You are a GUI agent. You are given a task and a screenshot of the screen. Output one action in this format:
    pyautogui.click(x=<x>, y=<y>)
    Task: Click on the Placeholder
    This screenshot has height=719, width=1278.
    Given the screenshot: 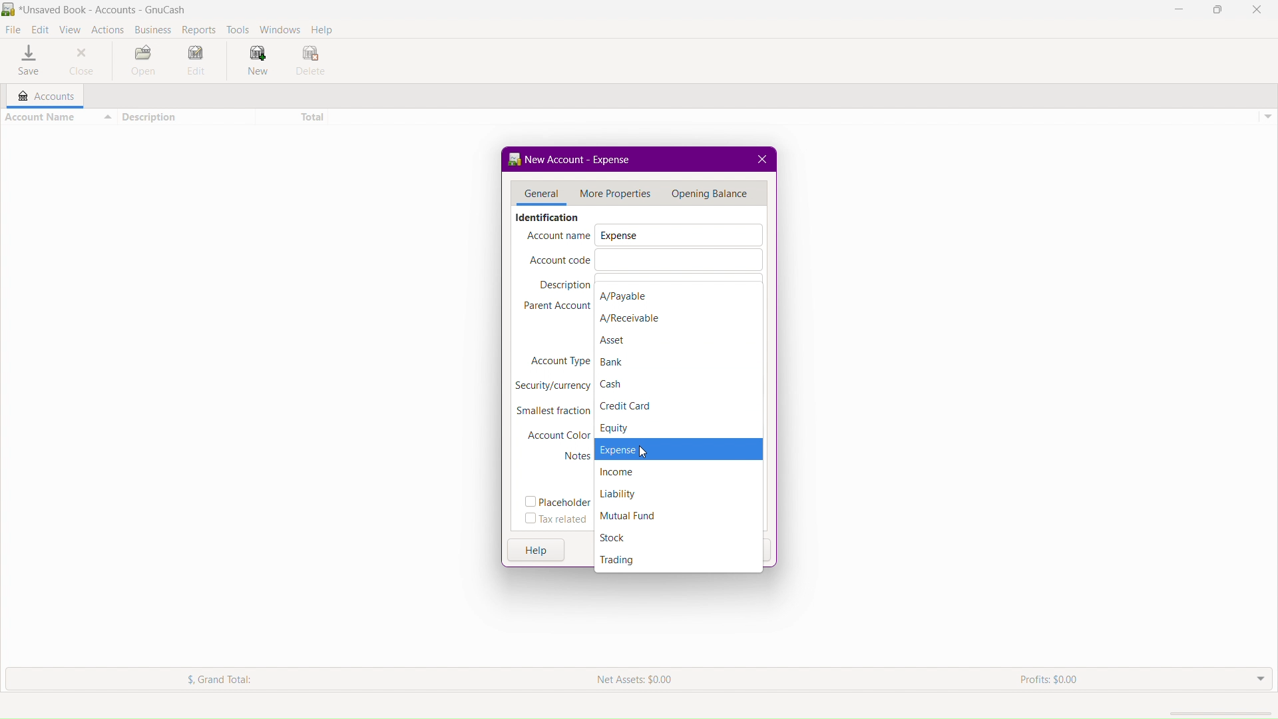 What is the action you would take?
    pyautogui.click(x=554, y=503)
    